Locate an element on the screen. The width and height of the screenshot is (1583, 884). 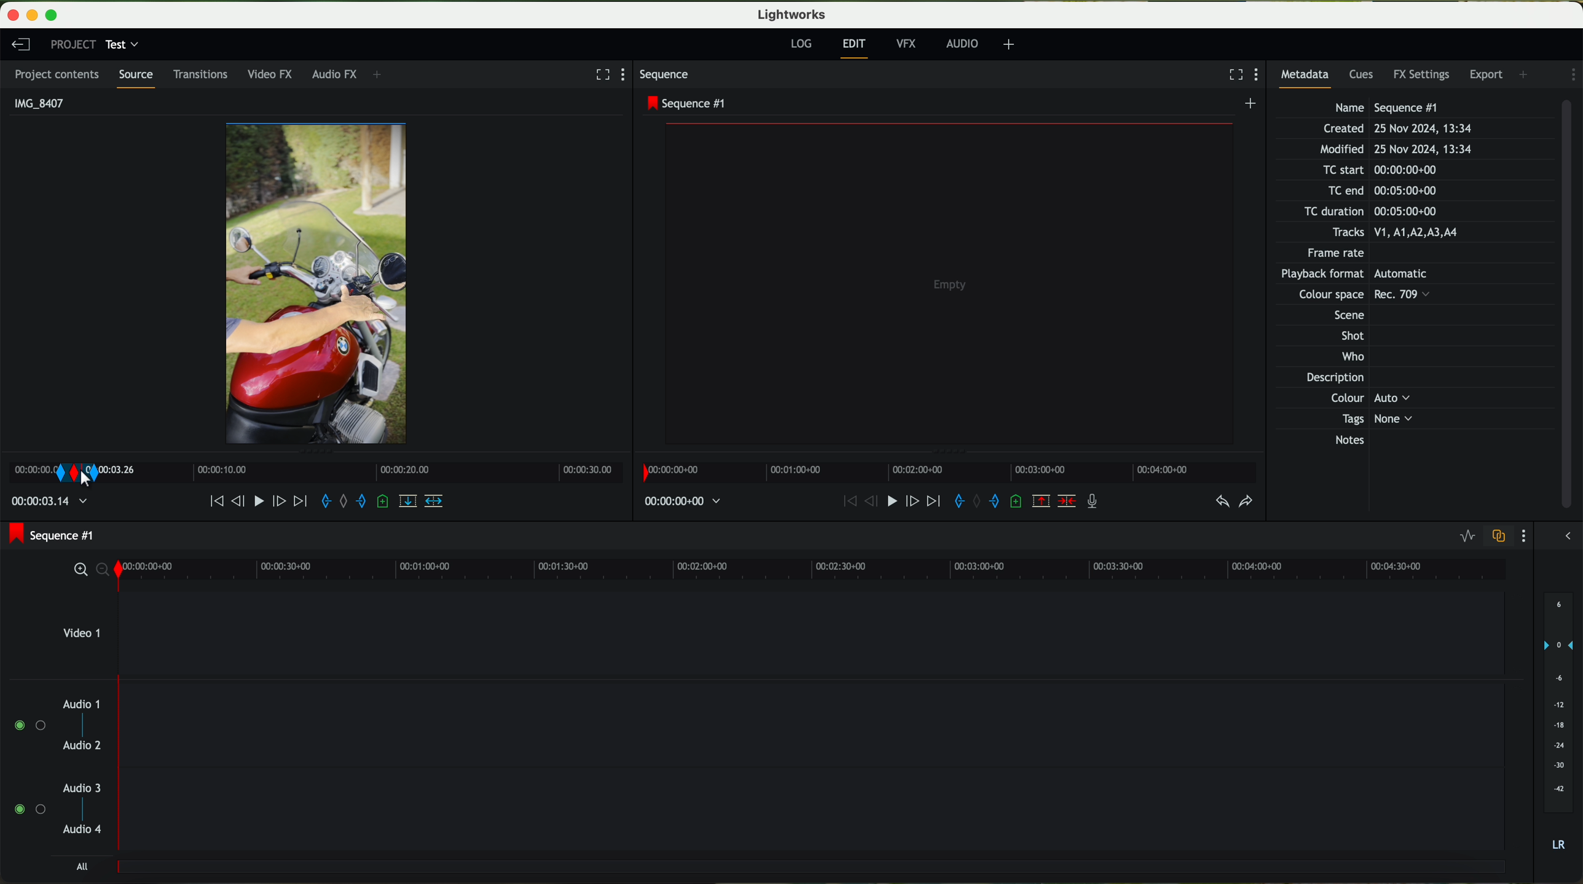
Description is located at coordinates (1349, 379).